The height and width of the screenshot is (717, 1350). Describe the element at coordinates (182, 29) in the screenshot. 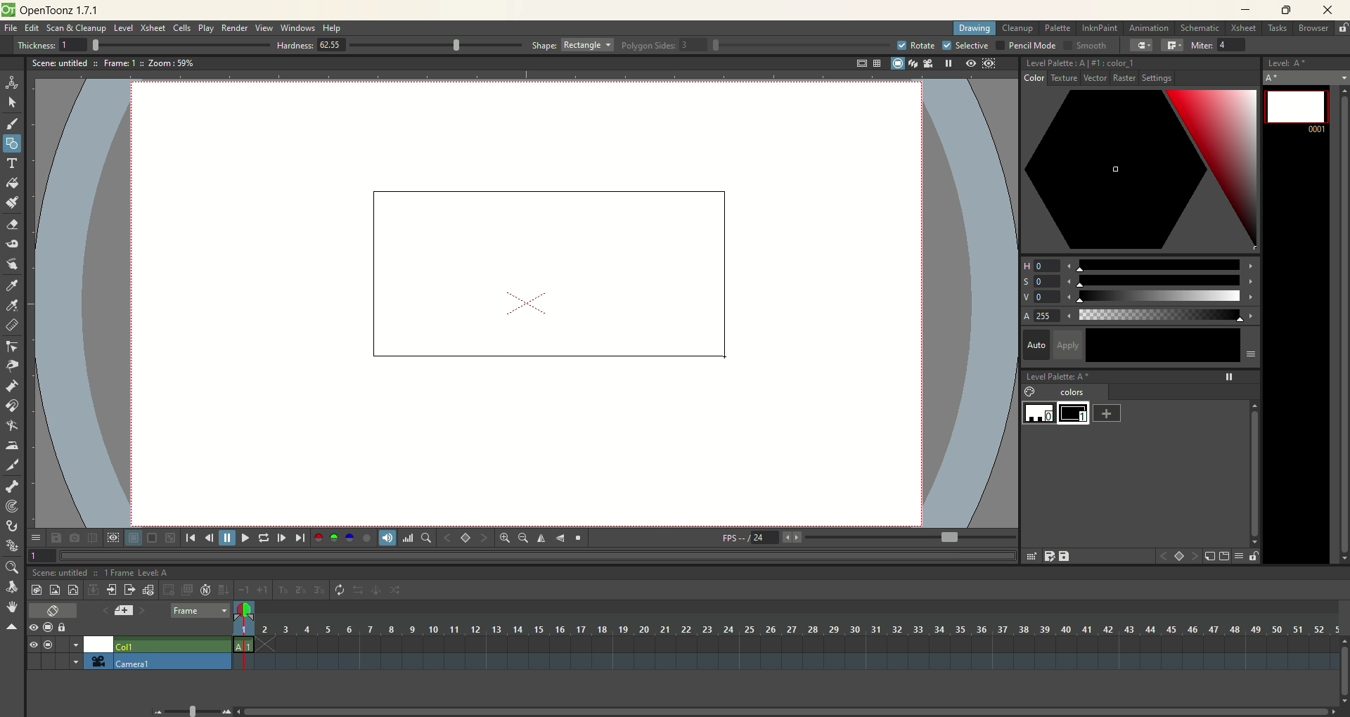

I see `cells` at that location.